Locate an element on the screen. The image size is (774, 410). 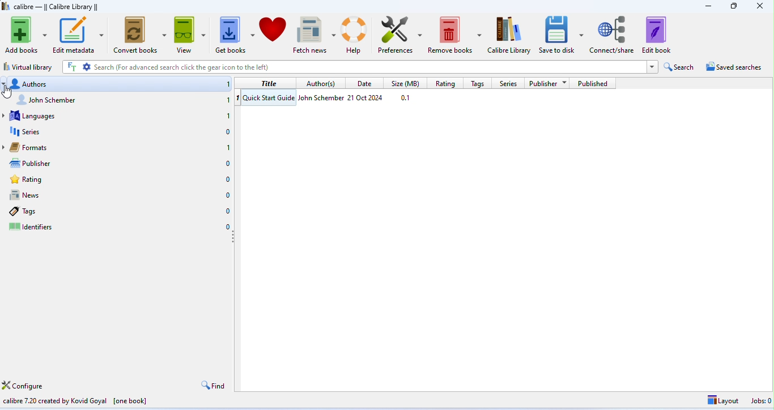
date is located at coordinates (367, 97).